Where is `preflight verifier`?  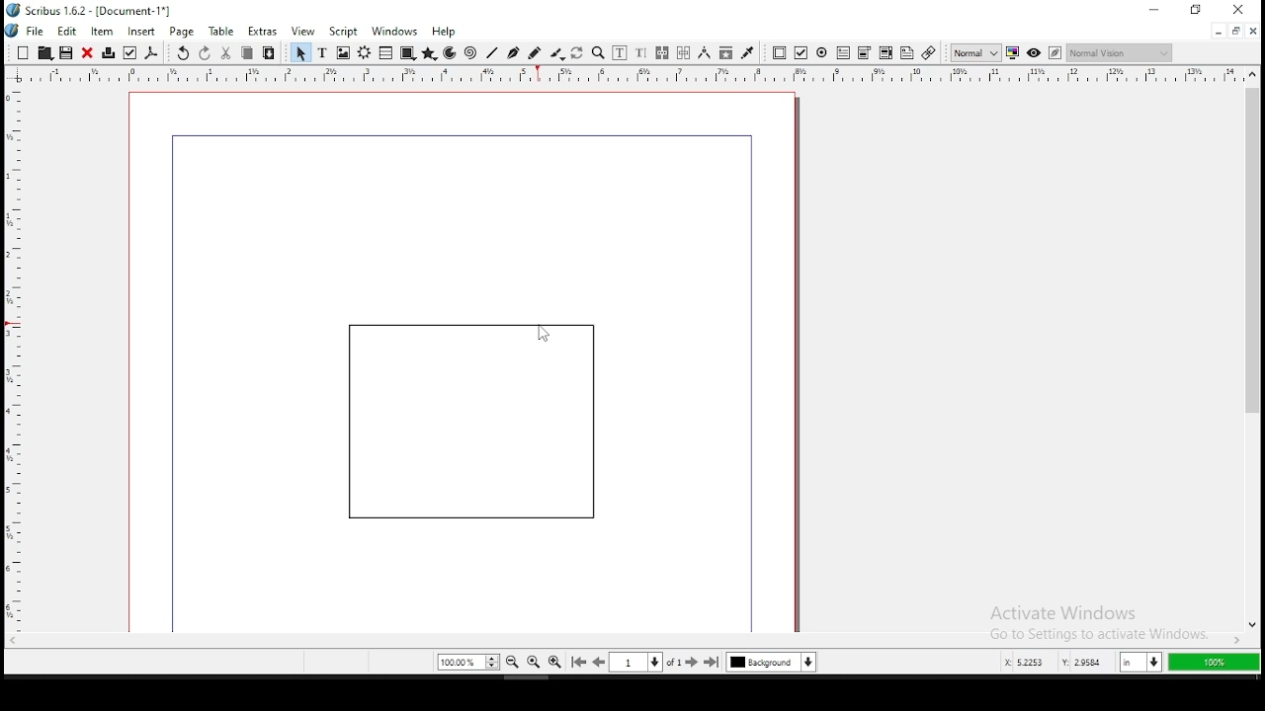
preflight verifier is located at coordinates (128, 53).